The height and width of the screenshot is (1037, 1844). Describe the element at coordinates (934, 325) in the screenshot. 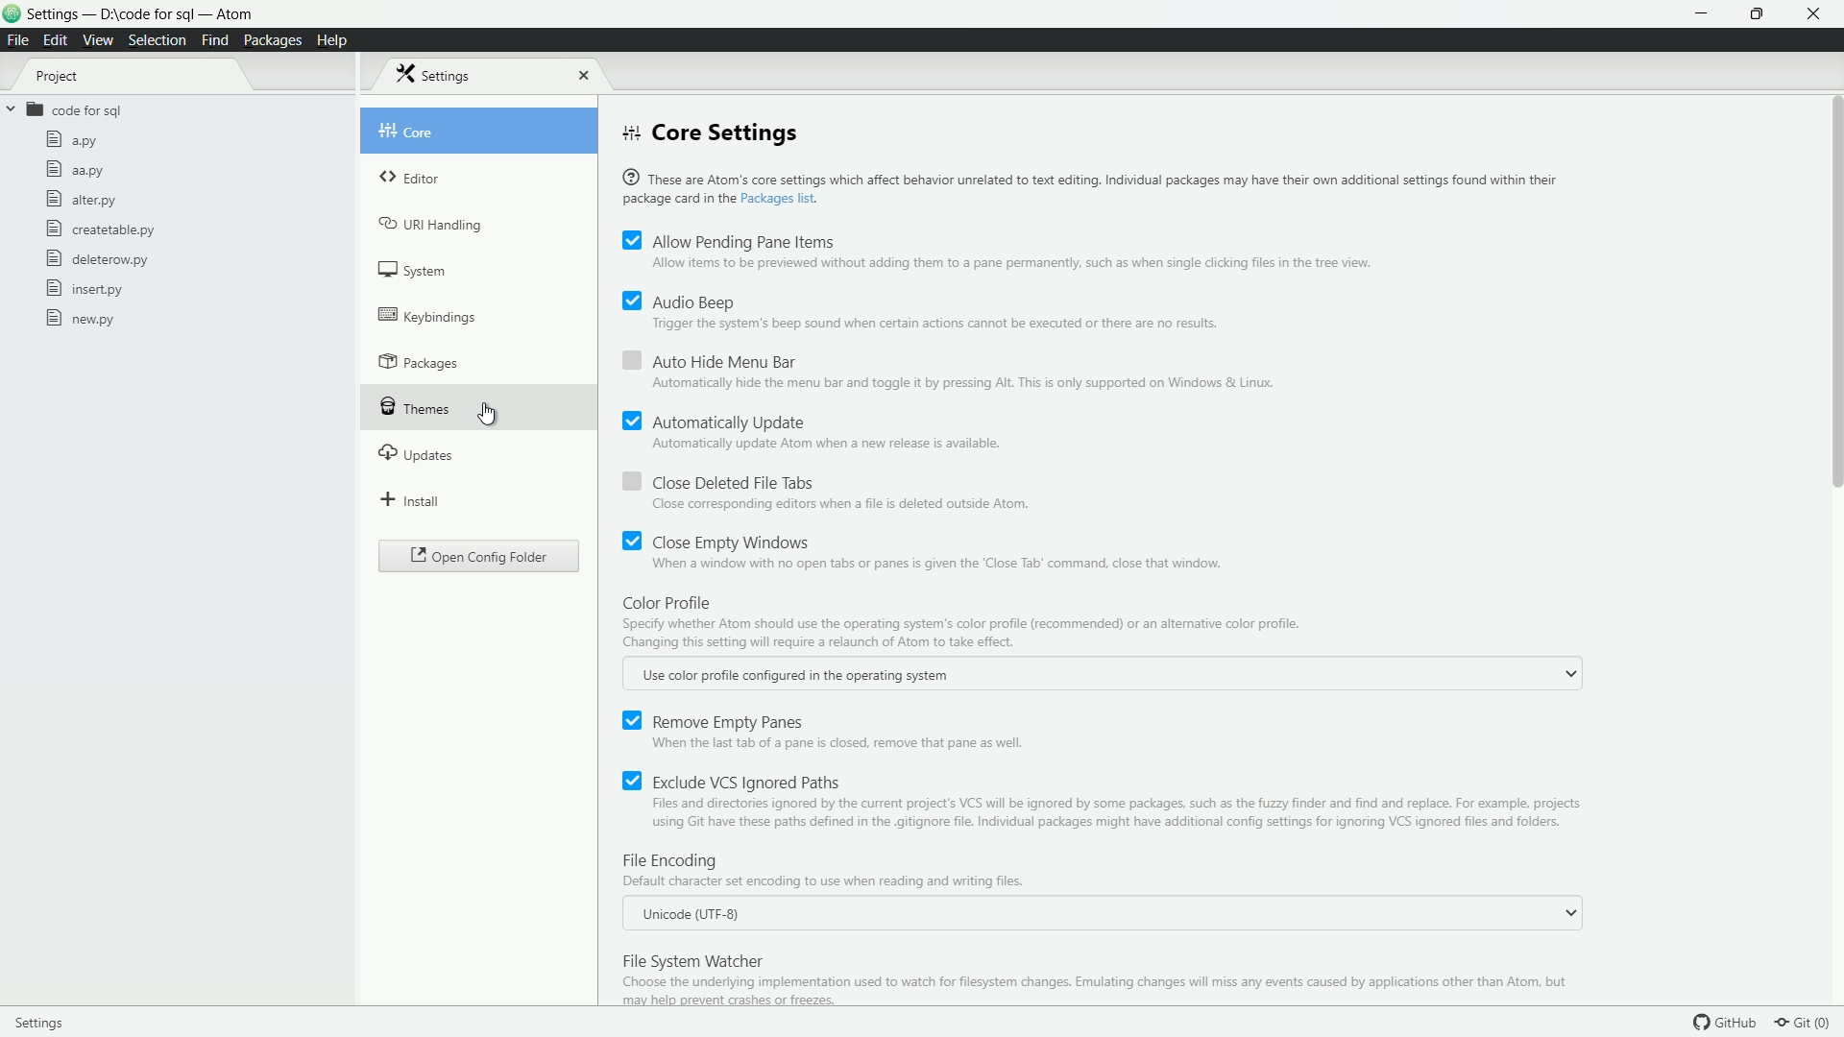

I see `triger the system's beep sound when certain actions cannot be executed or there are no results` at that location.